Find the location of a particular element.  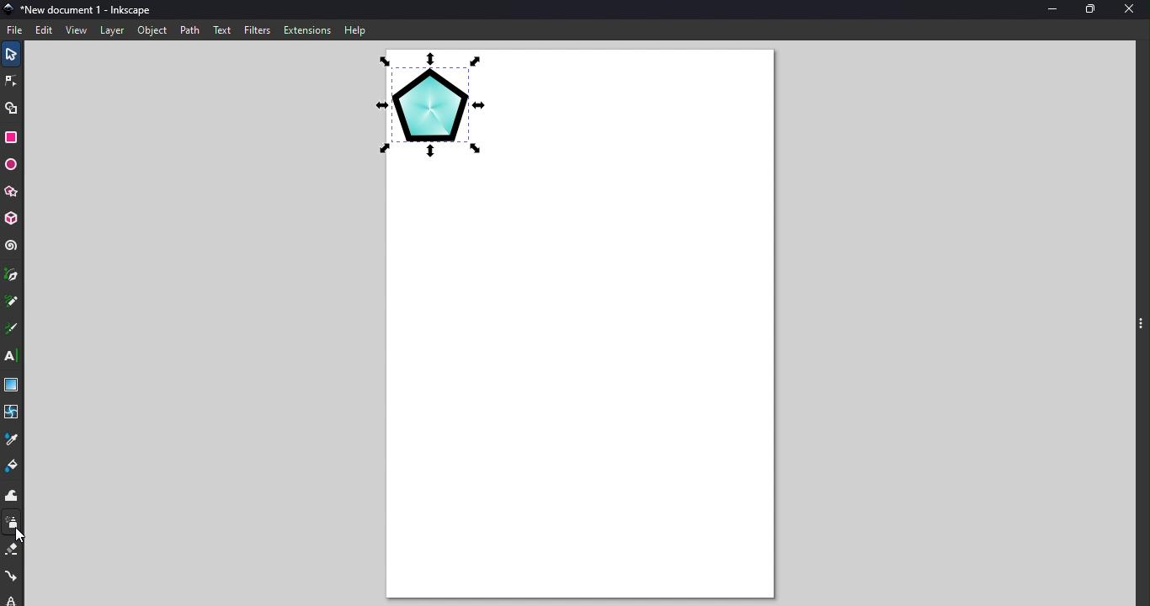

Connector tool is located at coordinates (13, 574).